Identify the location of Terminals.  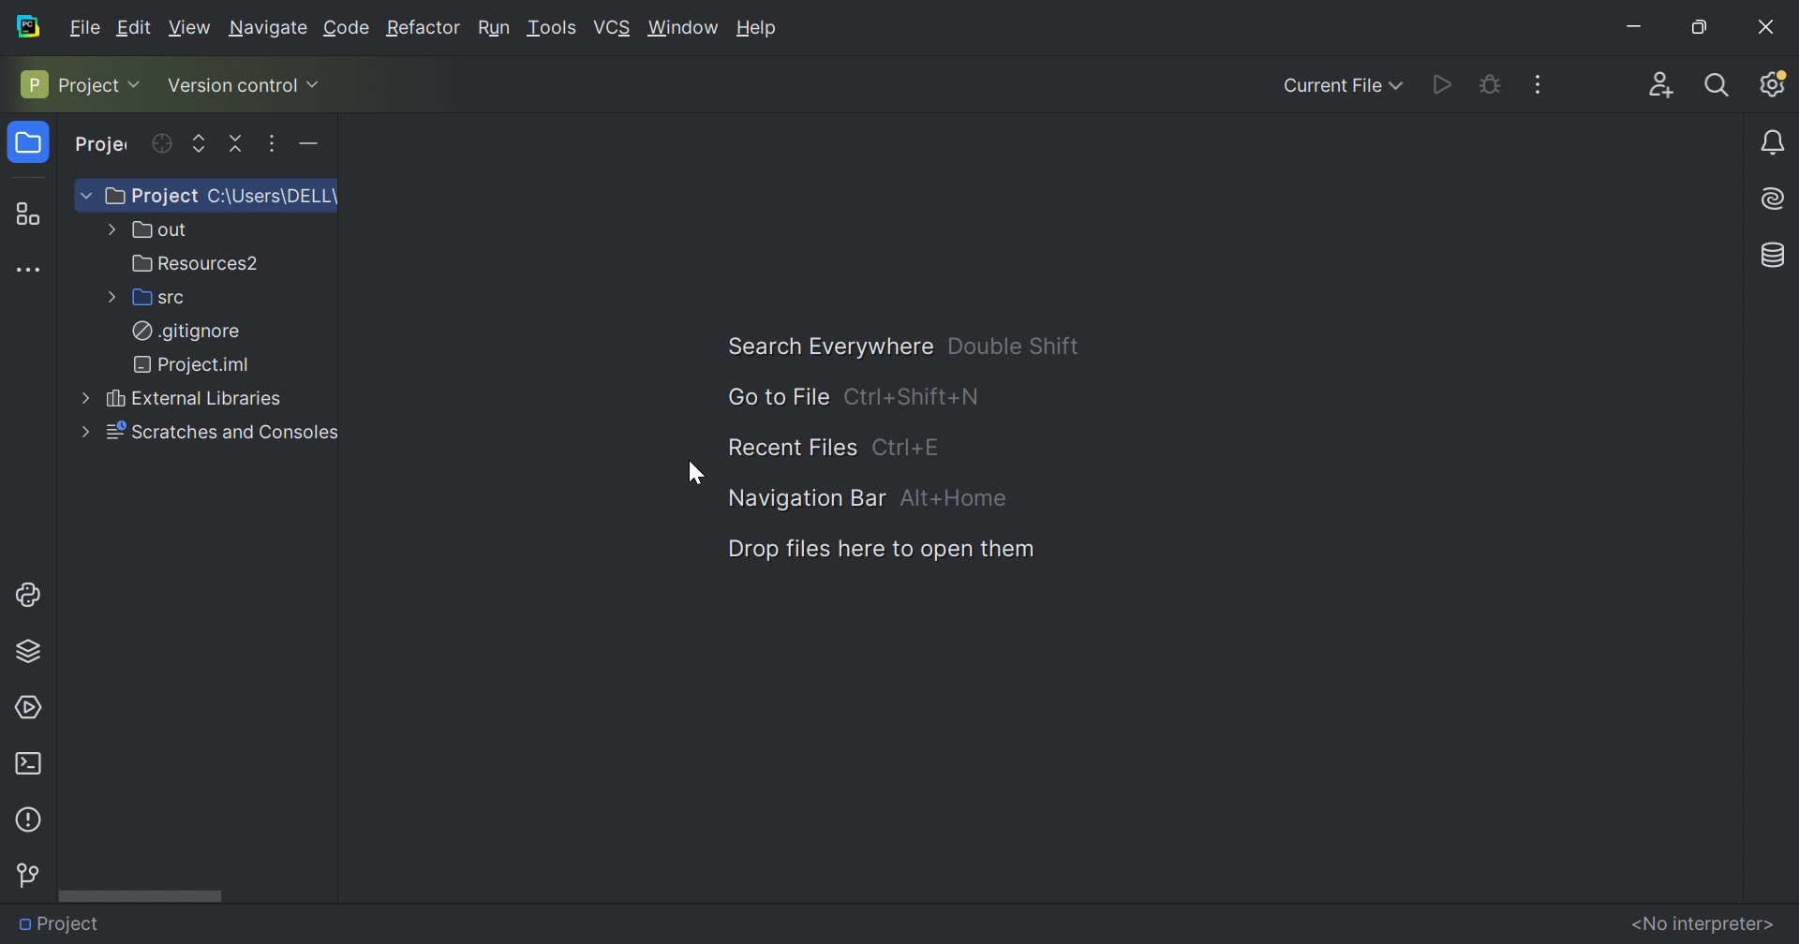
(27, 762).